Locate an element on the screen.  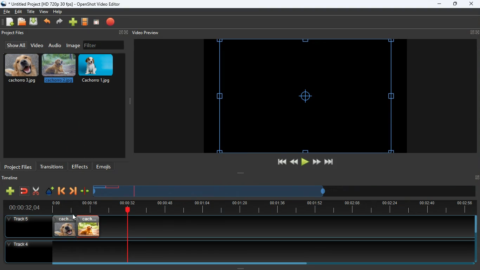
screen is located at coordinates (96, 22).